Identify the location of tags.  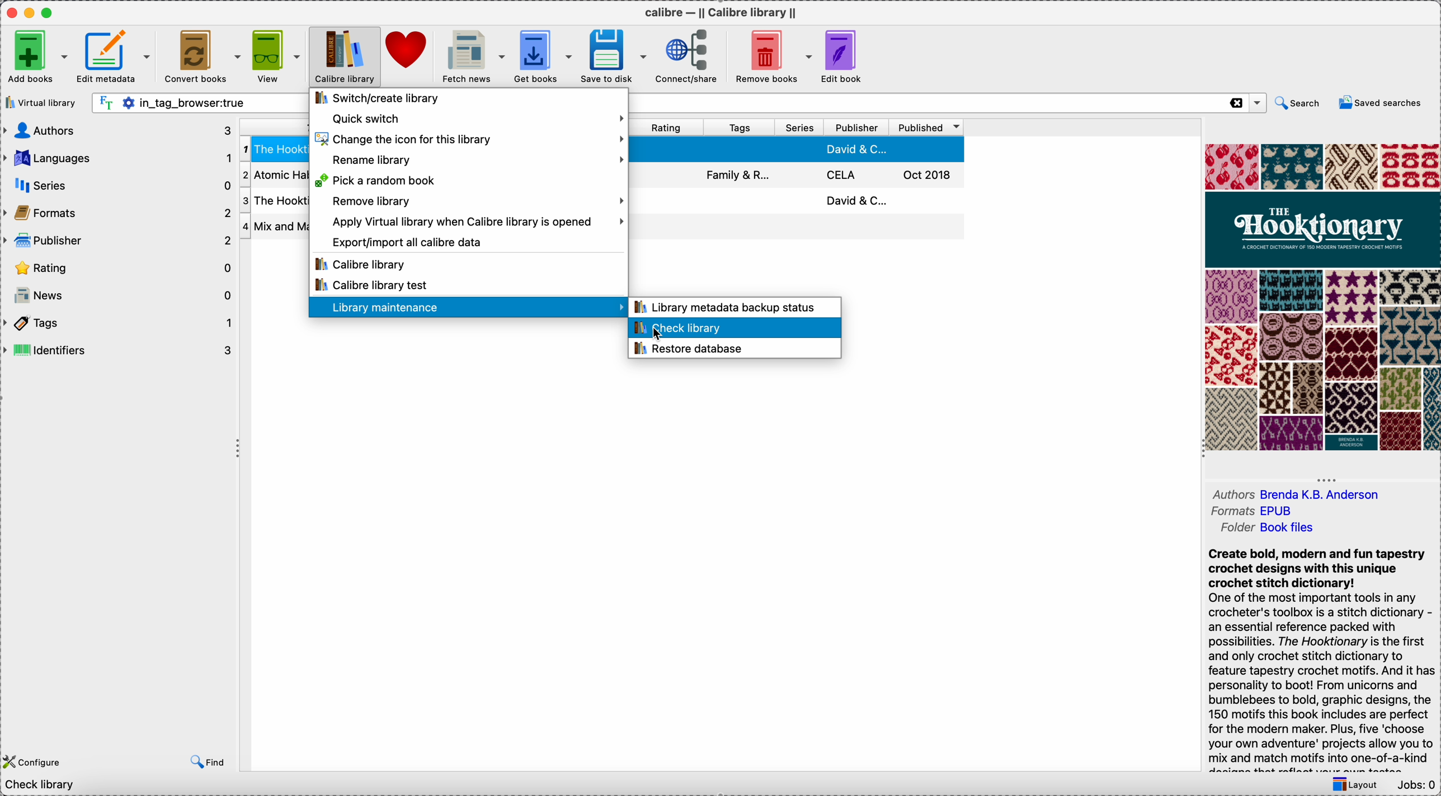
(740, 128).